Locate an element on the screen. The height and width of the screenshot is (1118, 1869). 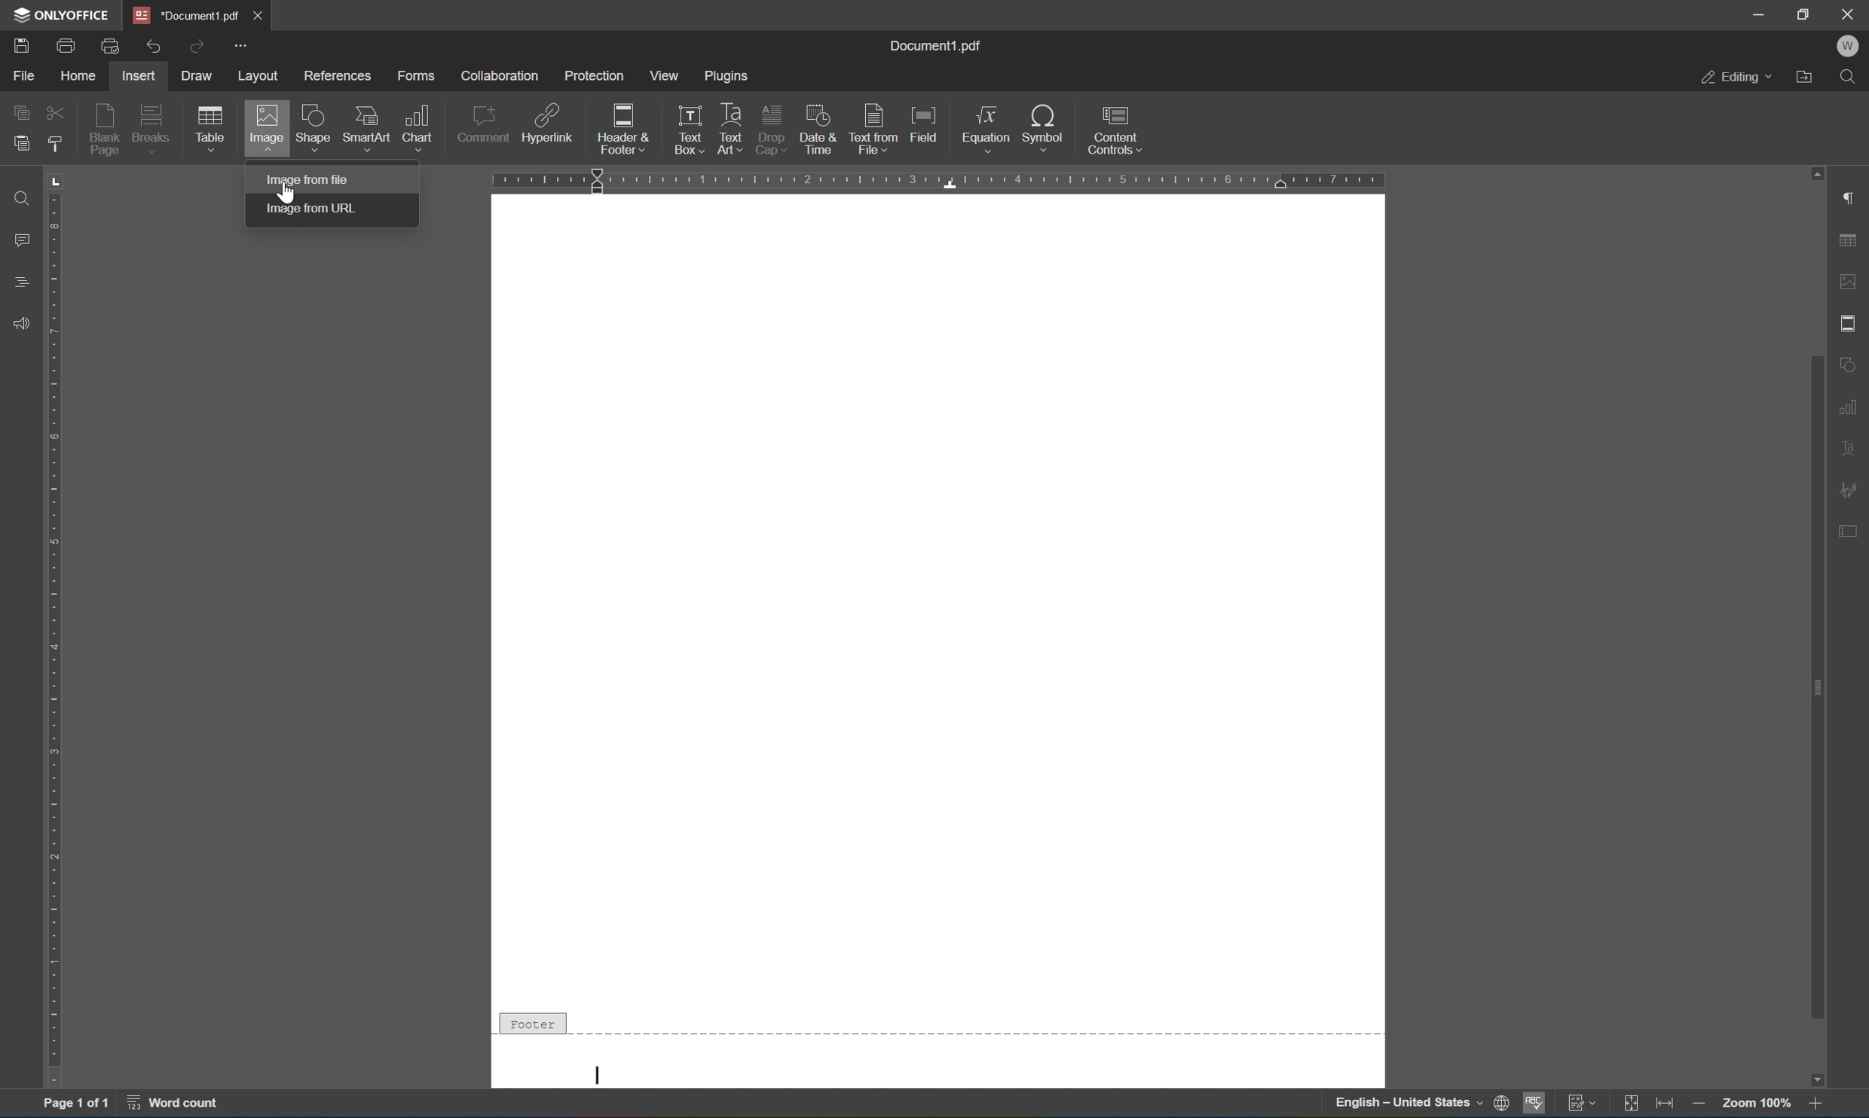
word count is located at coordinates (181, 1103).